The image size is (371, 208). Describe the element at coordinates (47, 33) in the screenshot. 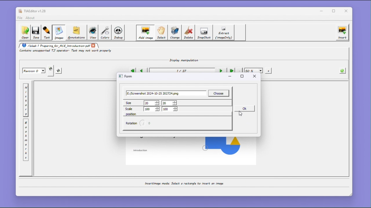

I see `Text` at that location.